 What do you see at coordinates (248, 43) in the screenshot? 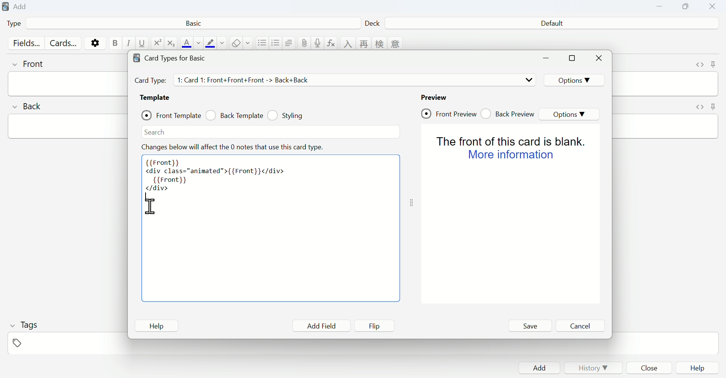
I see `select formatting to remove` at bounding box center [248, 43].